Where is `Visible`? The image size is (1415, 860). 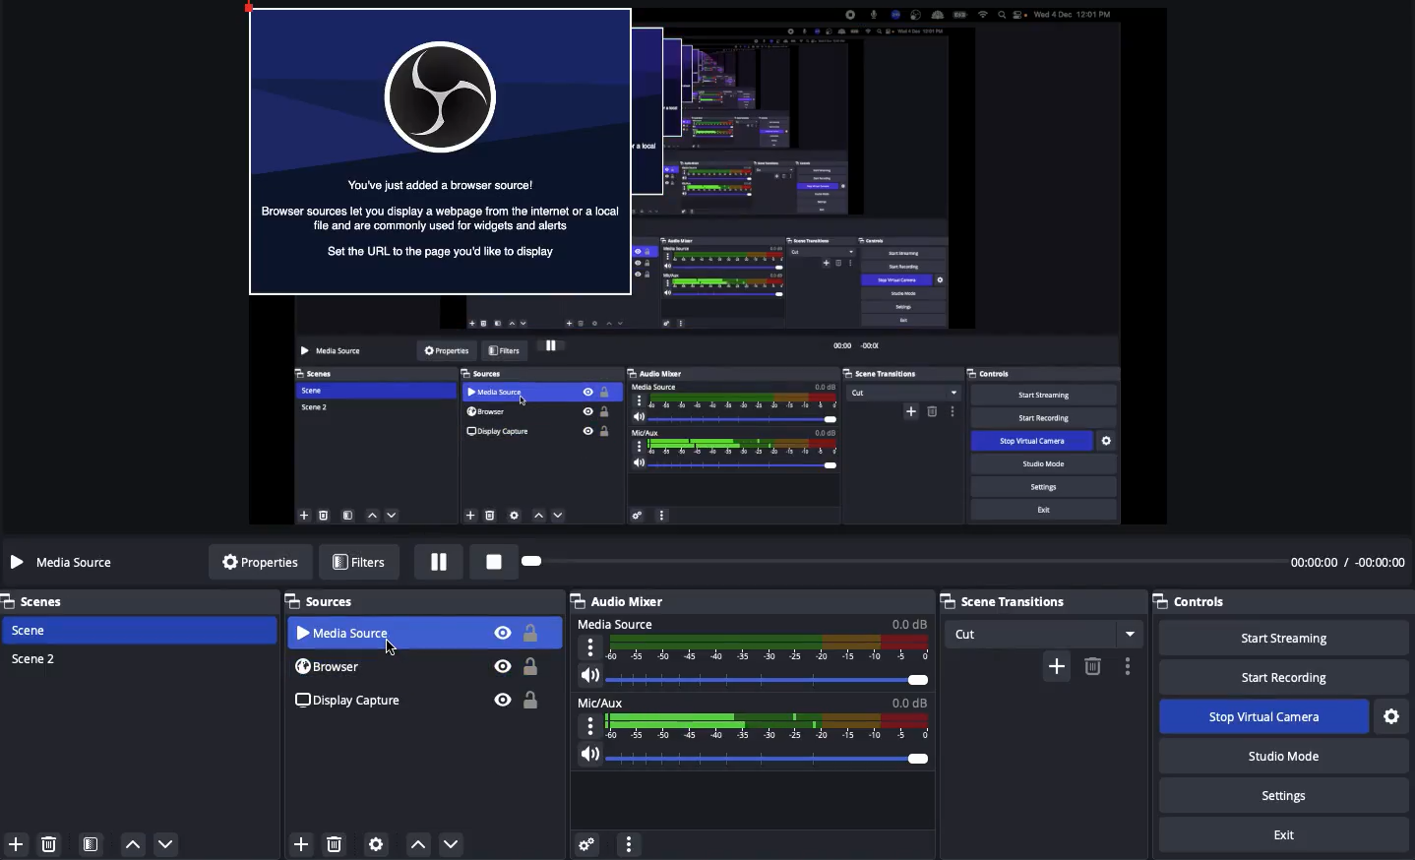
Visible is located at coordinates (501, 666).